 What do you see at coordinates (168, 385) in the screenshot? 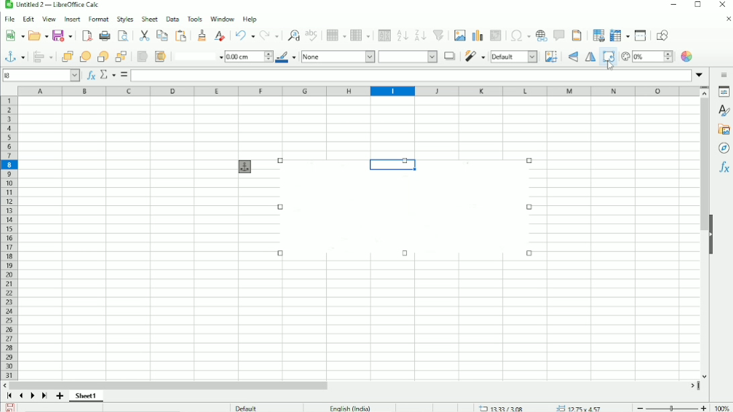
I see `Horizontal scrollbar` at bounding box center [168, 385].